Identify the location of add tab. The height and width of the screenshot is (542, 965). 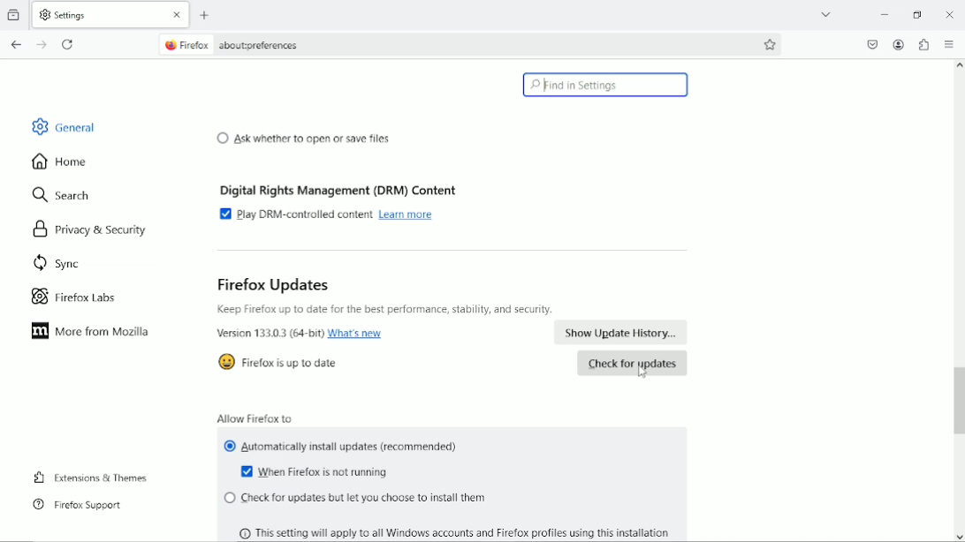
(210, 12).